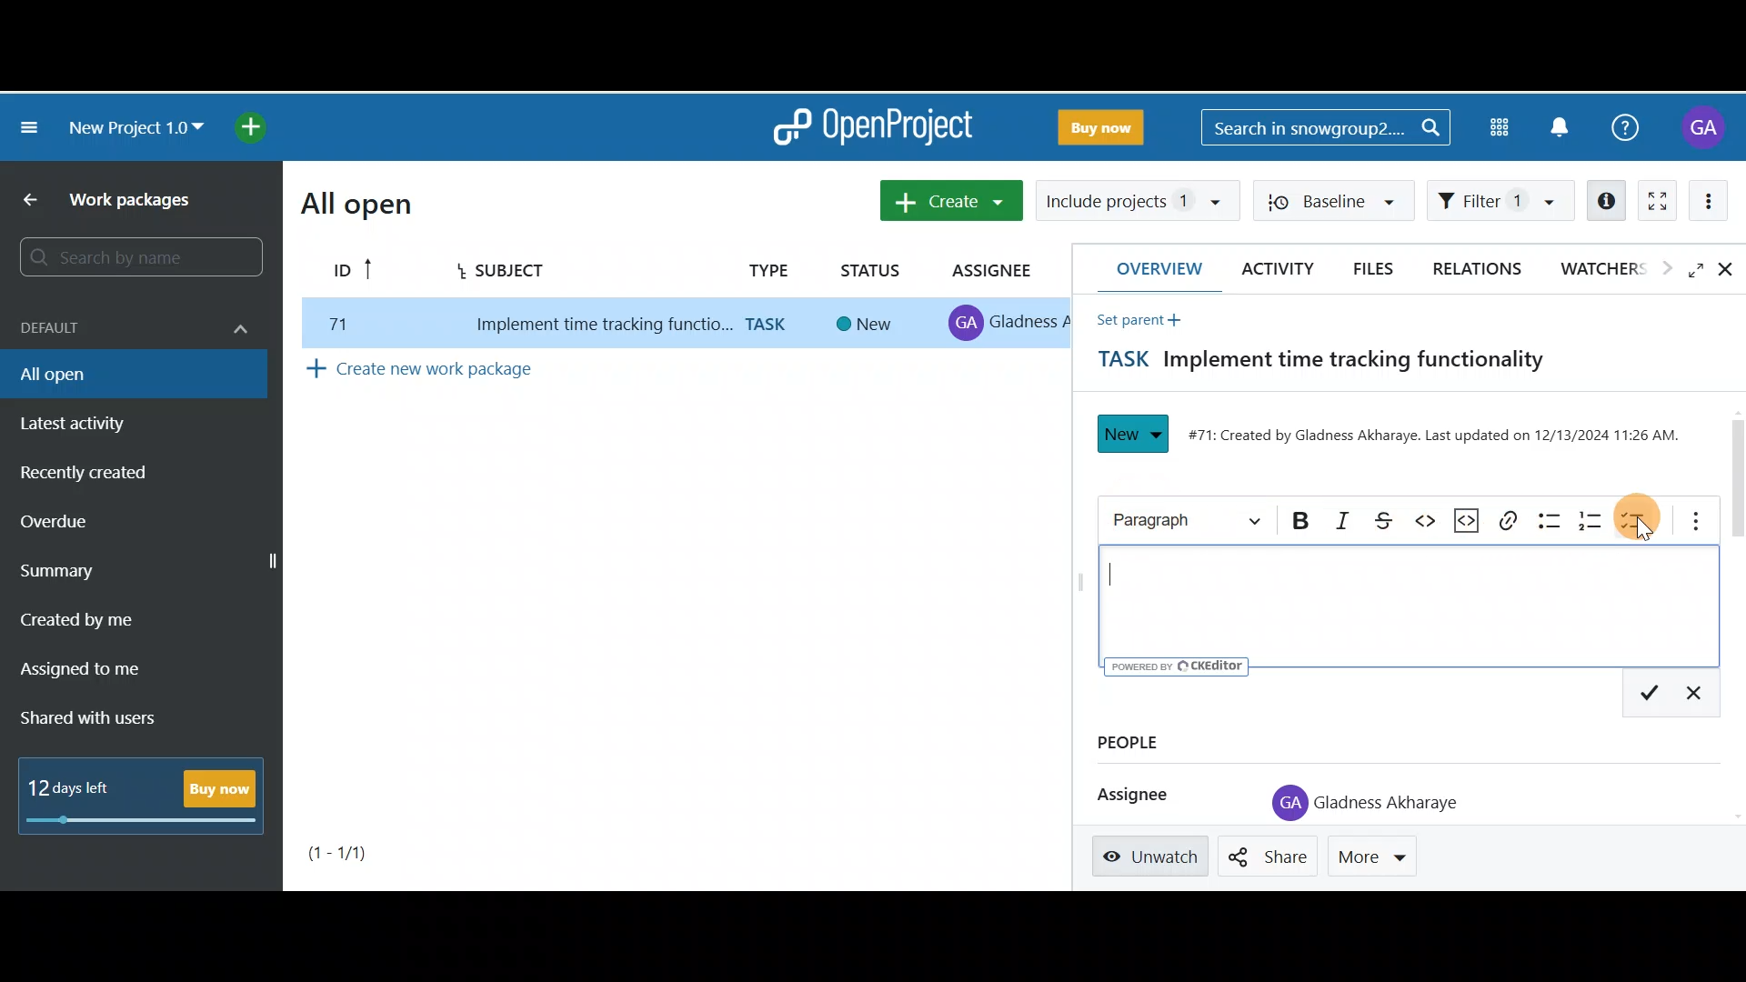  What do you see at coordinates (871, 127) in the screenshot?
I see `OpenProject` at bounding box center [871, 127].